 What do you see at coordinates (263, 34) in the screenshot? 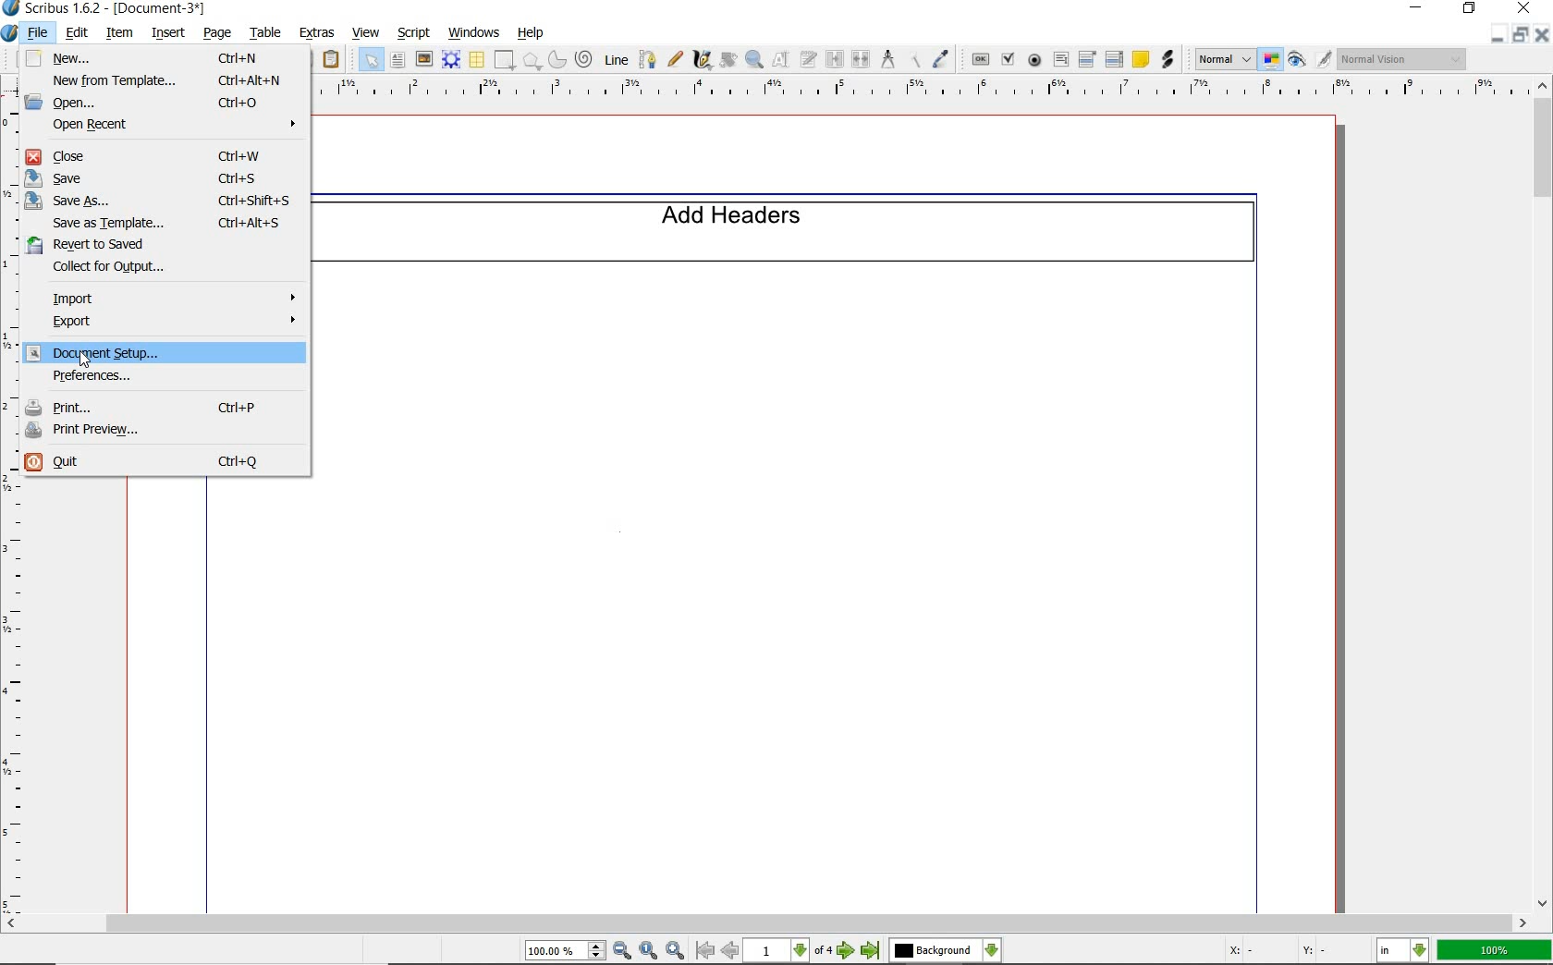
I see `table` at bounding box center [263, 34].